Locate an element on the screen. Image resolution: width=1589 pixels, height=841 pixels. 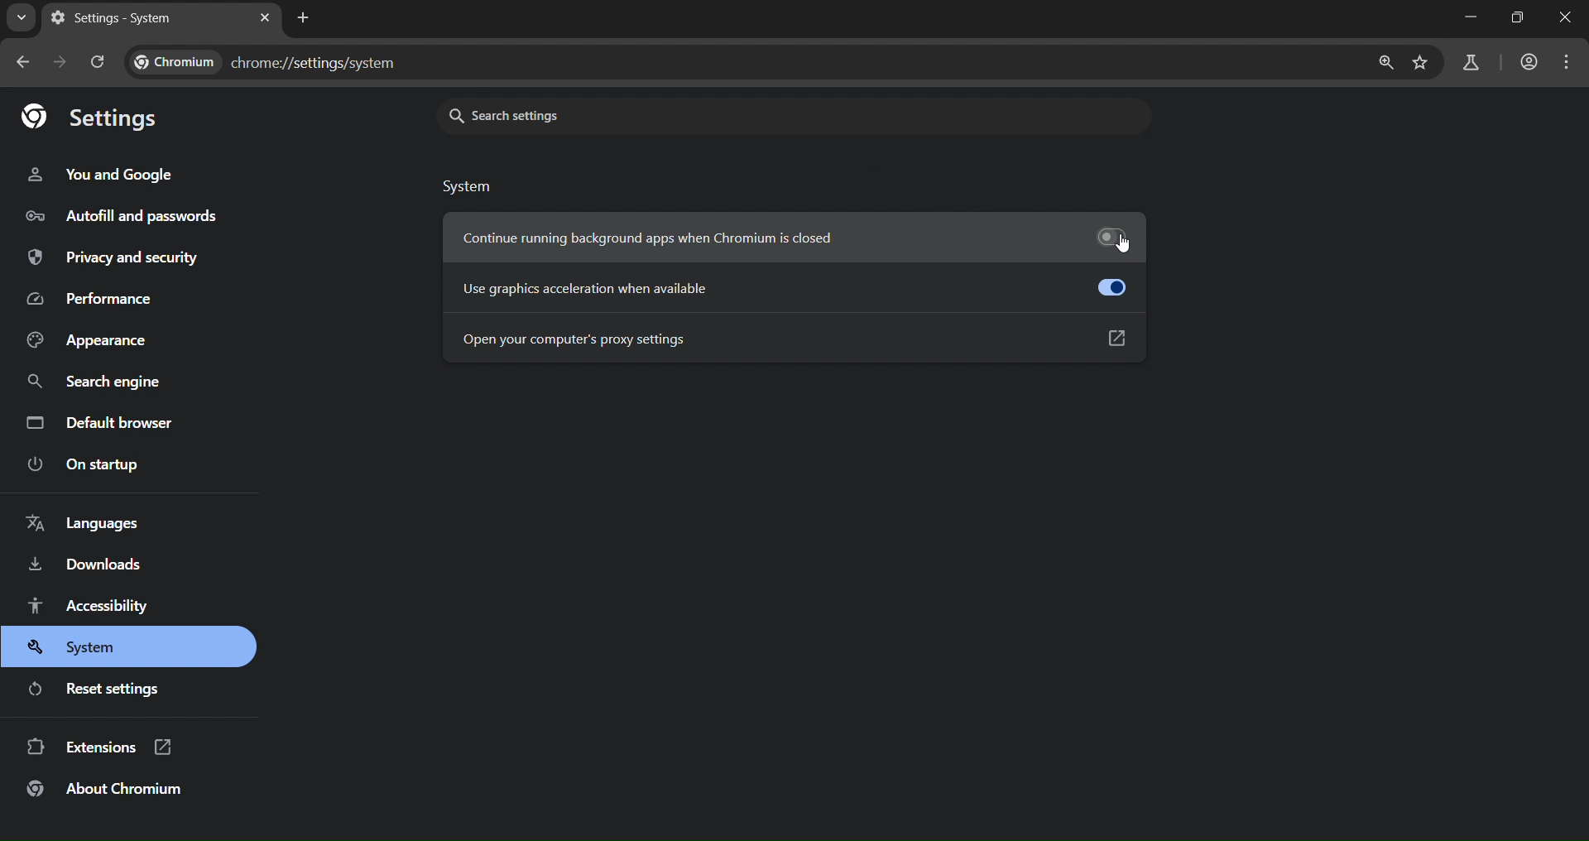
you and google is located at coordinates (108, 175).